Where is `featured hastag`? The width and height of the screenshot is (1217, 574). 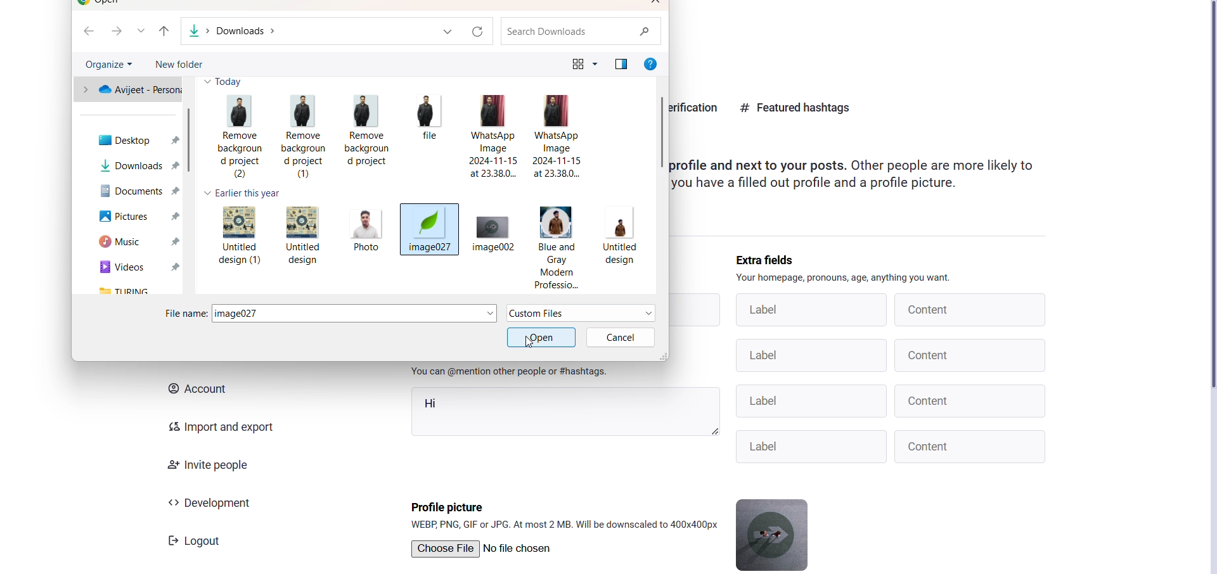 featured hastag is located at coordinates (796, 106).